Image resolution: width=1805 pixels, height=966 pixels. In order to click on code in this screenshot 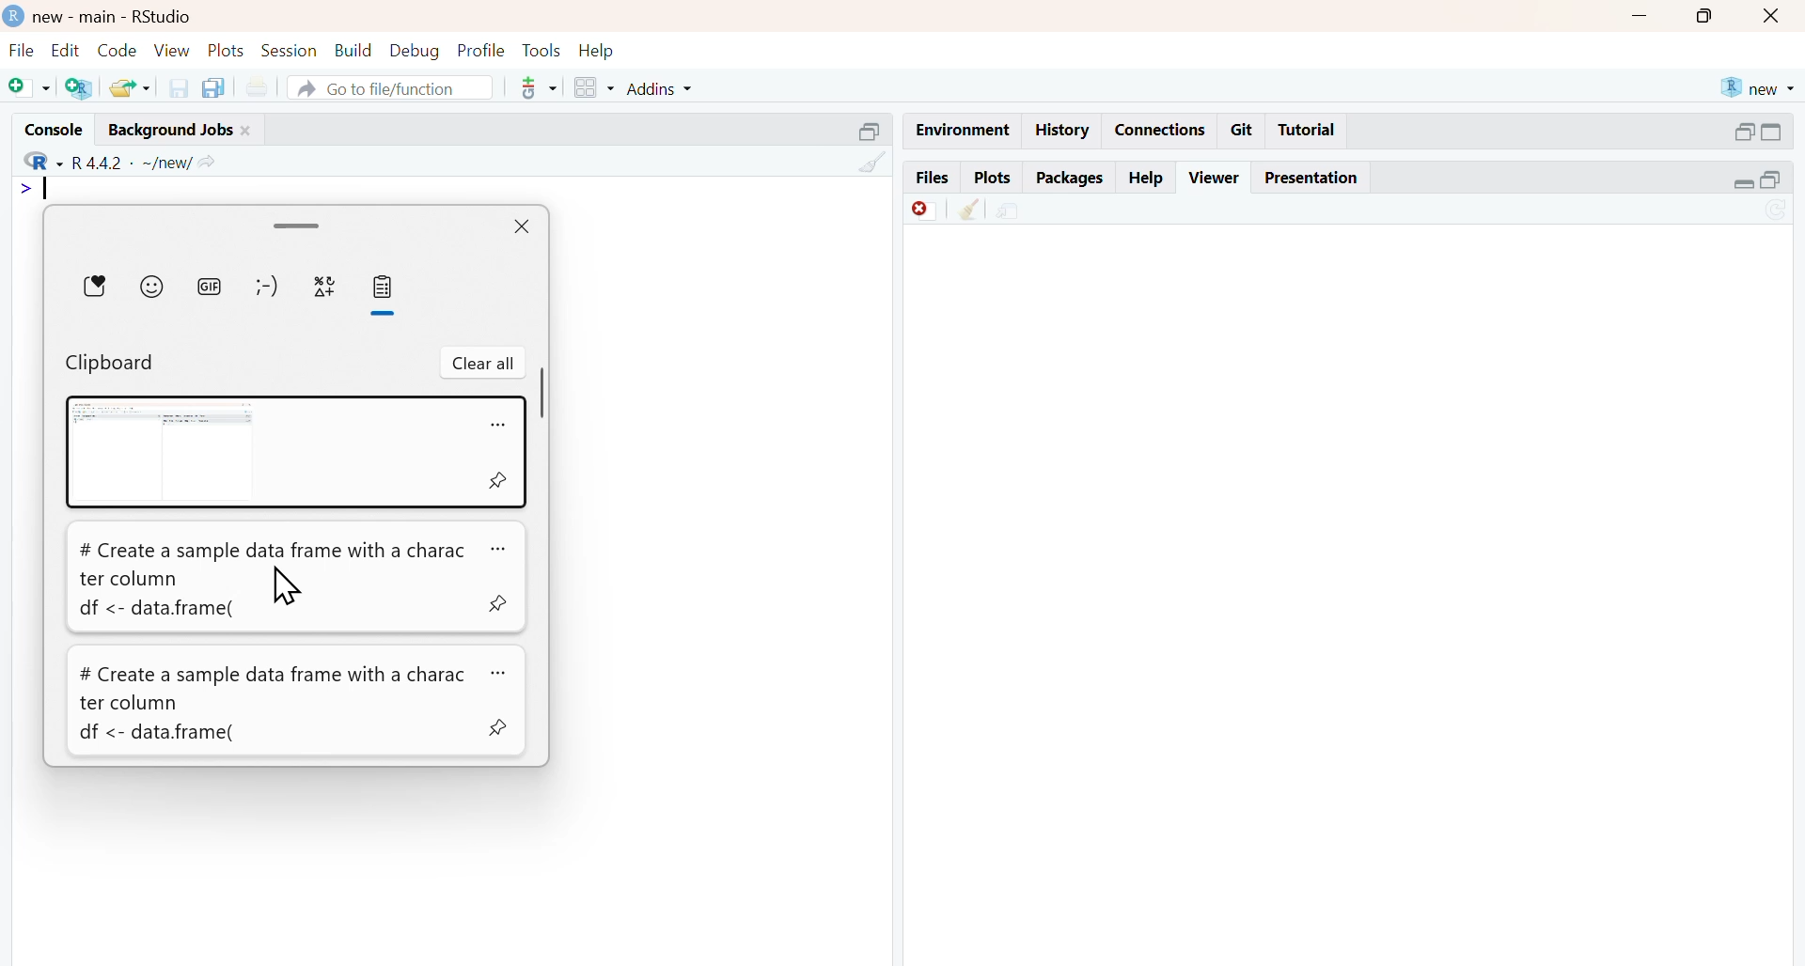, I will do `click(117, 50)`.